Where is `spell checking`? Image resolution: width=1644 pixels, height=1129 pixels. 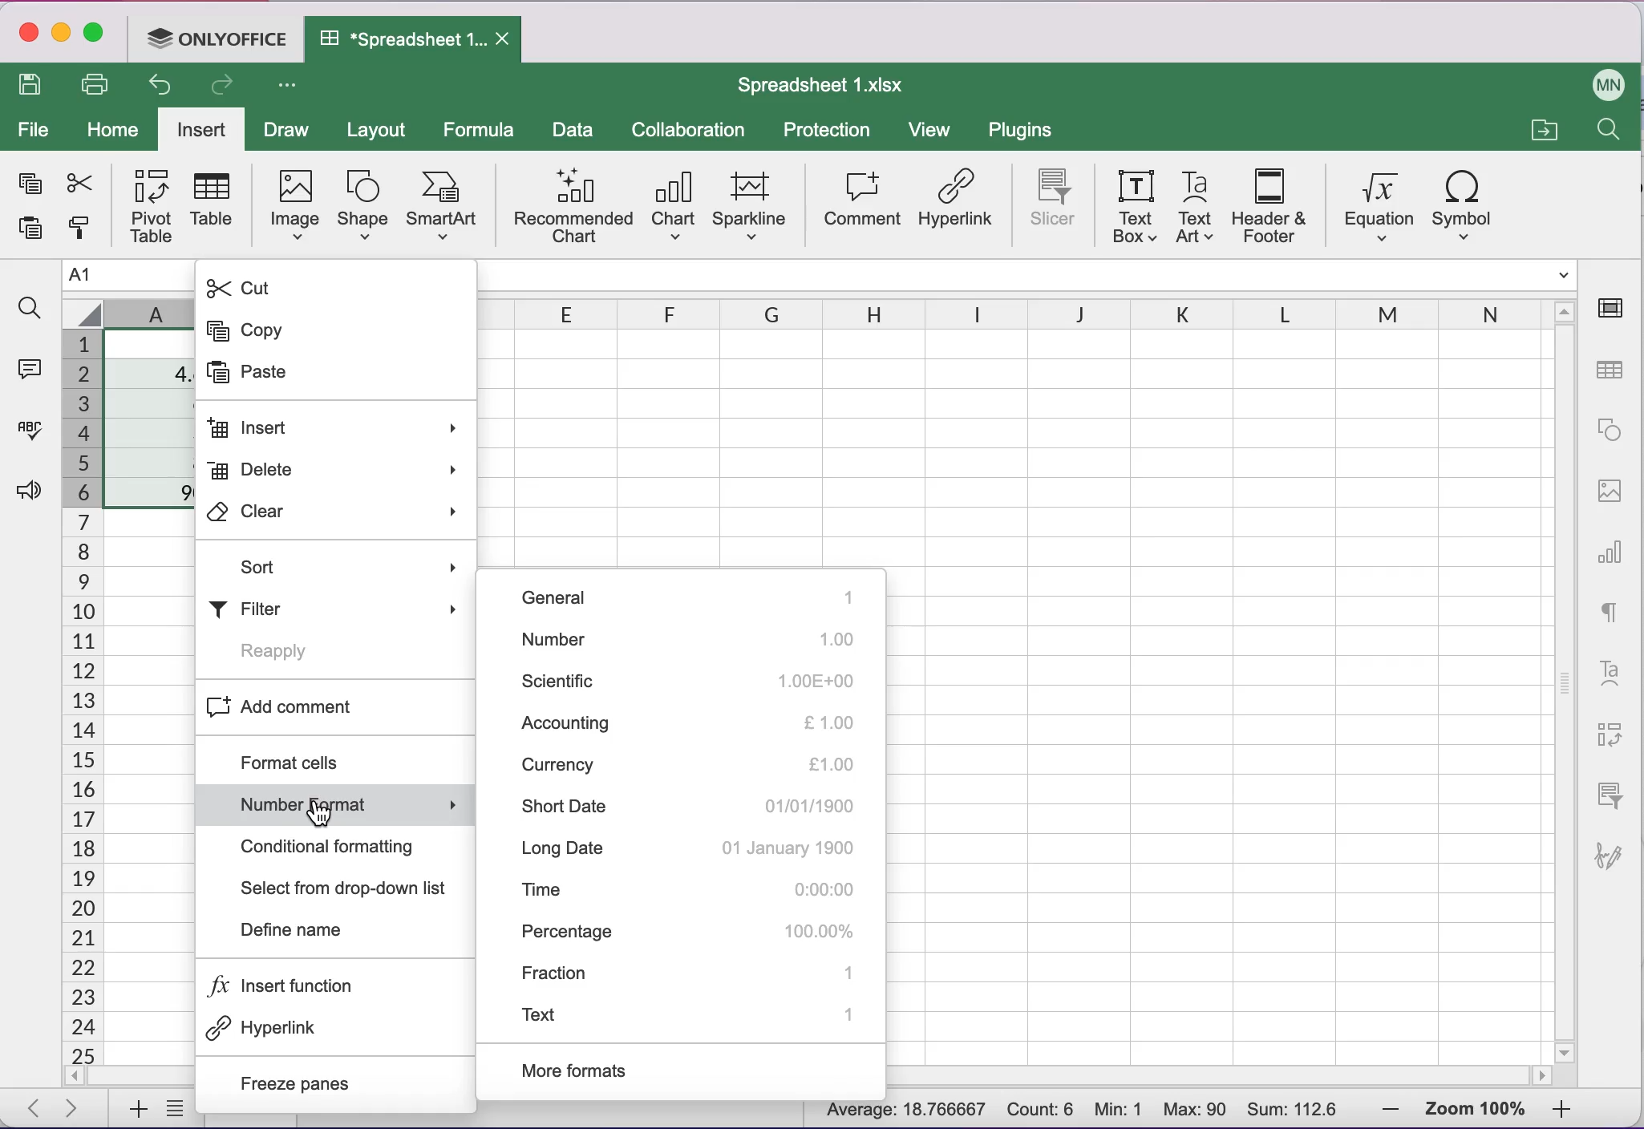
spell checking is located at coordinates (28, 431).